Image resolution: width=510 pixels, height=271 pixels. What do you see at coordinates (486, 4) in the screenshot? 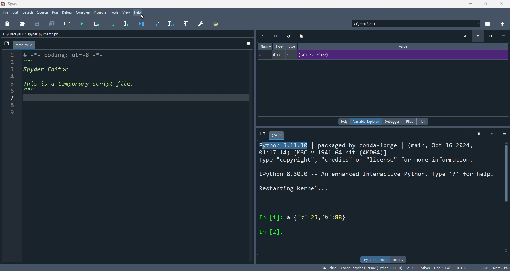
I see `maximize` at bounding box center [486, 4].